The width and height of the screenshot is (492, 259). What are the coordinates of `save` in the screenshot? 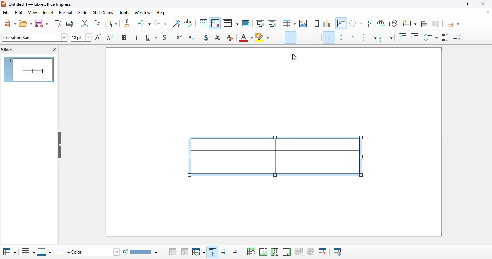 It's located at (41, 23).